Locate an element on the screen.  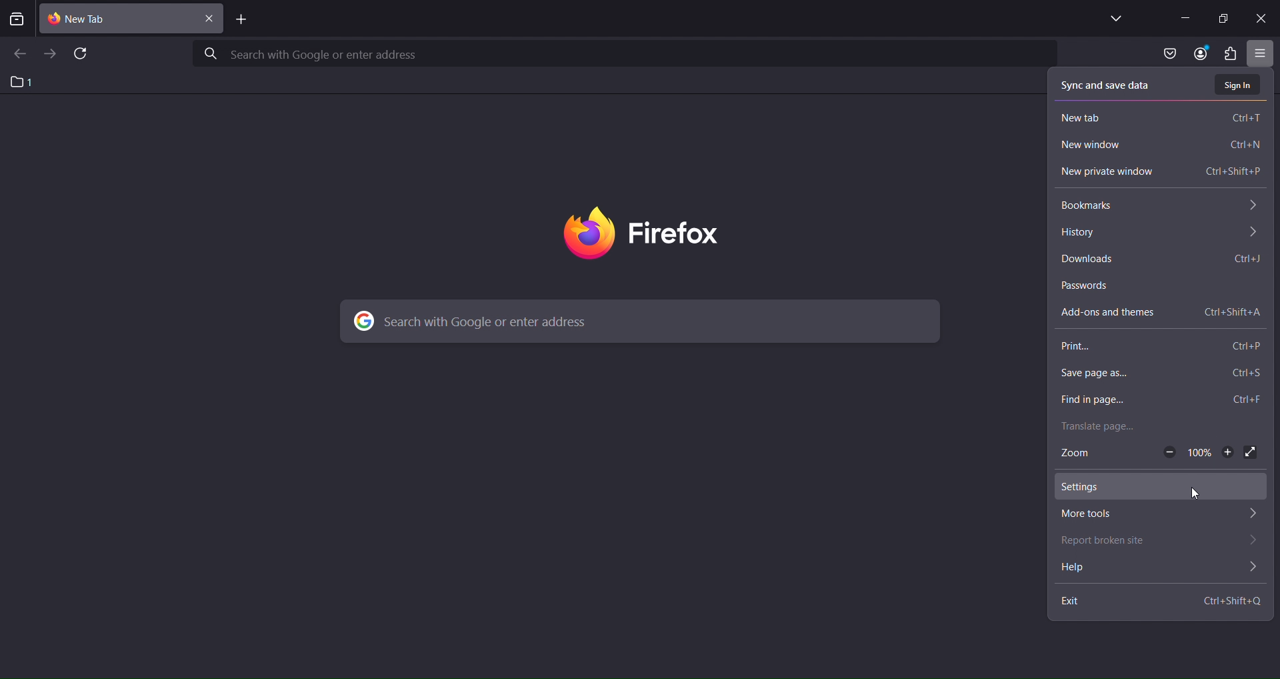
bookmarks is located at coordinates (1159, 206).